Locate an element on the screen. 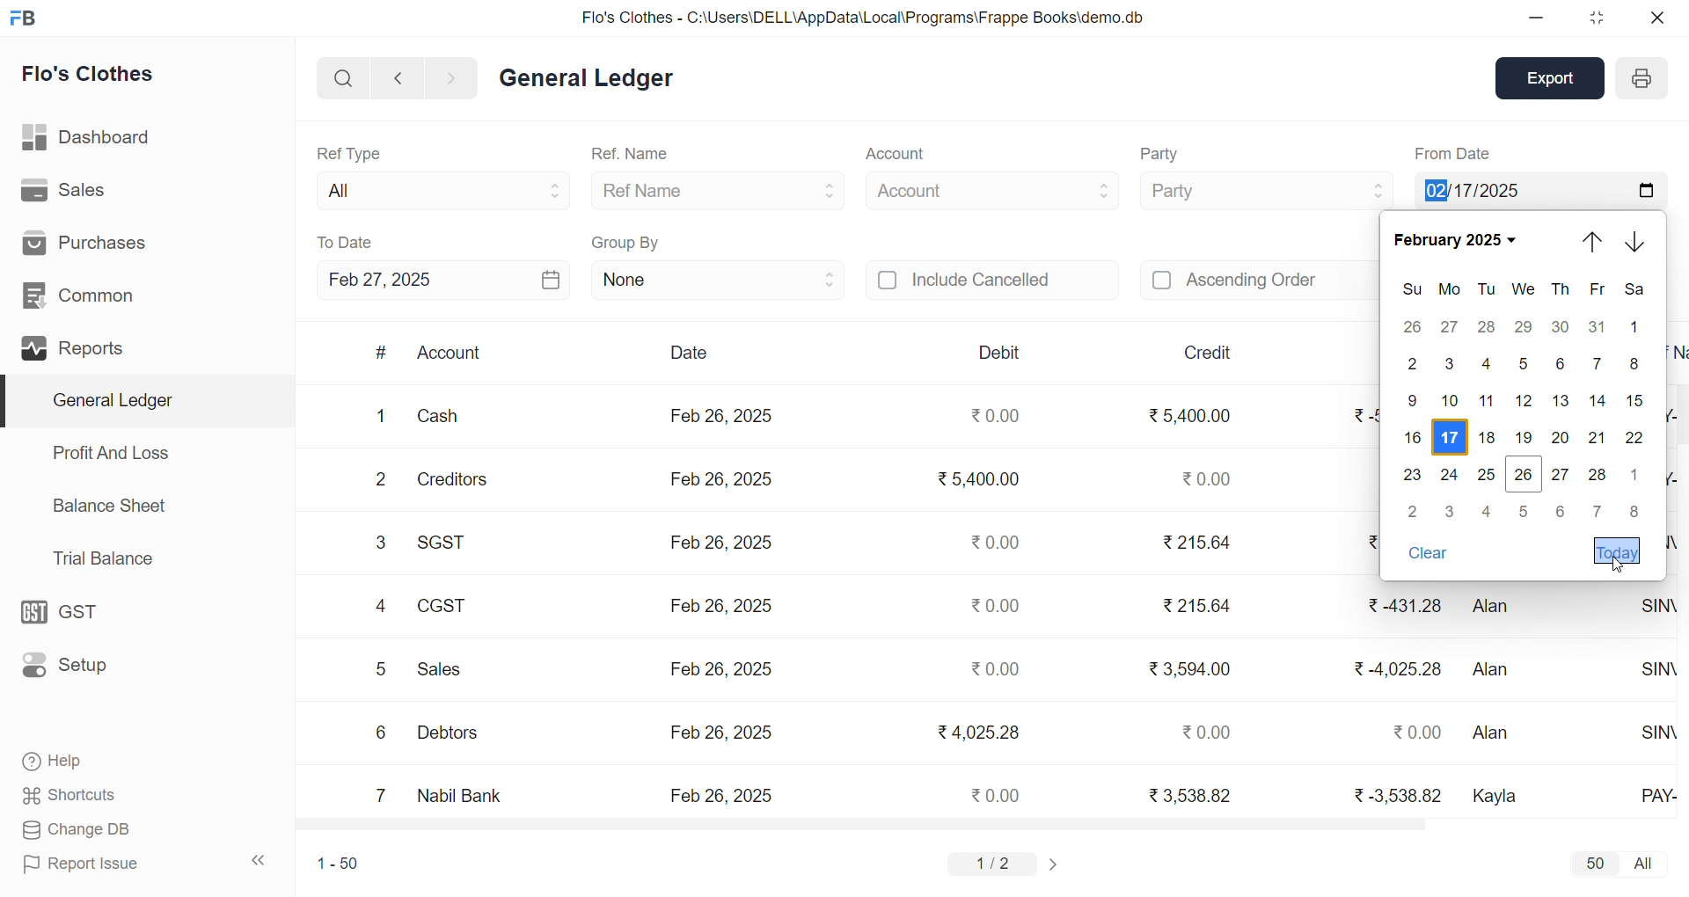  ₹0.00 is located at coordinates (1204, 478).